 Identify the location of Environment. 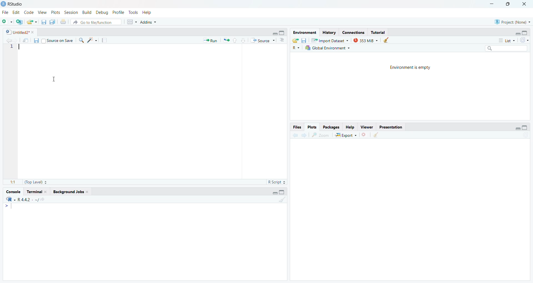
(303, 32).